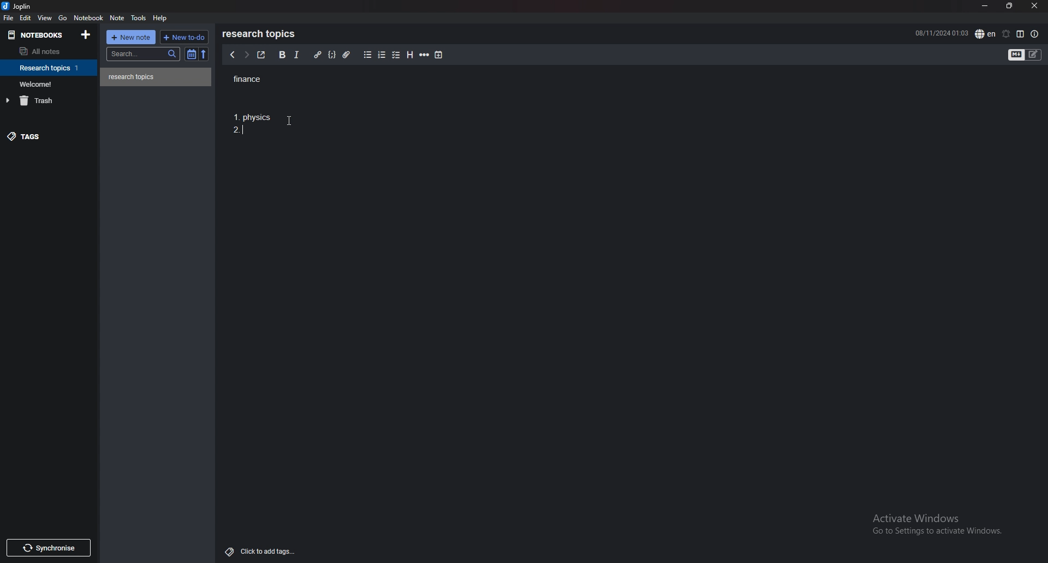  What do you see at coordinates (984, 7) in the screenshot?
I see `minimize` at bounding box center [984, 7].